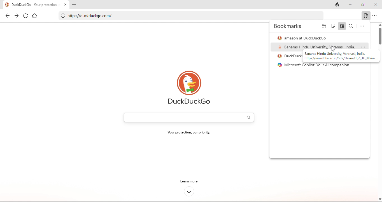 The width and height of the screenshot is (382, 202). I want to click on back, so click(7, 15).